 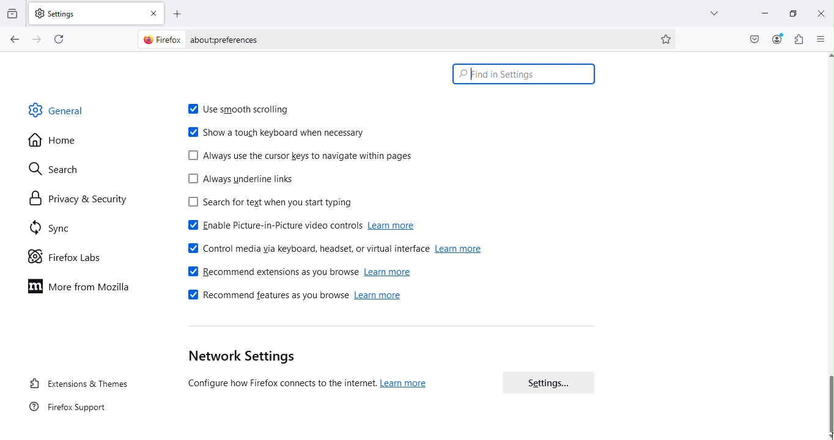 I want to click on Extensions and themes, so click(x=79, y=385).